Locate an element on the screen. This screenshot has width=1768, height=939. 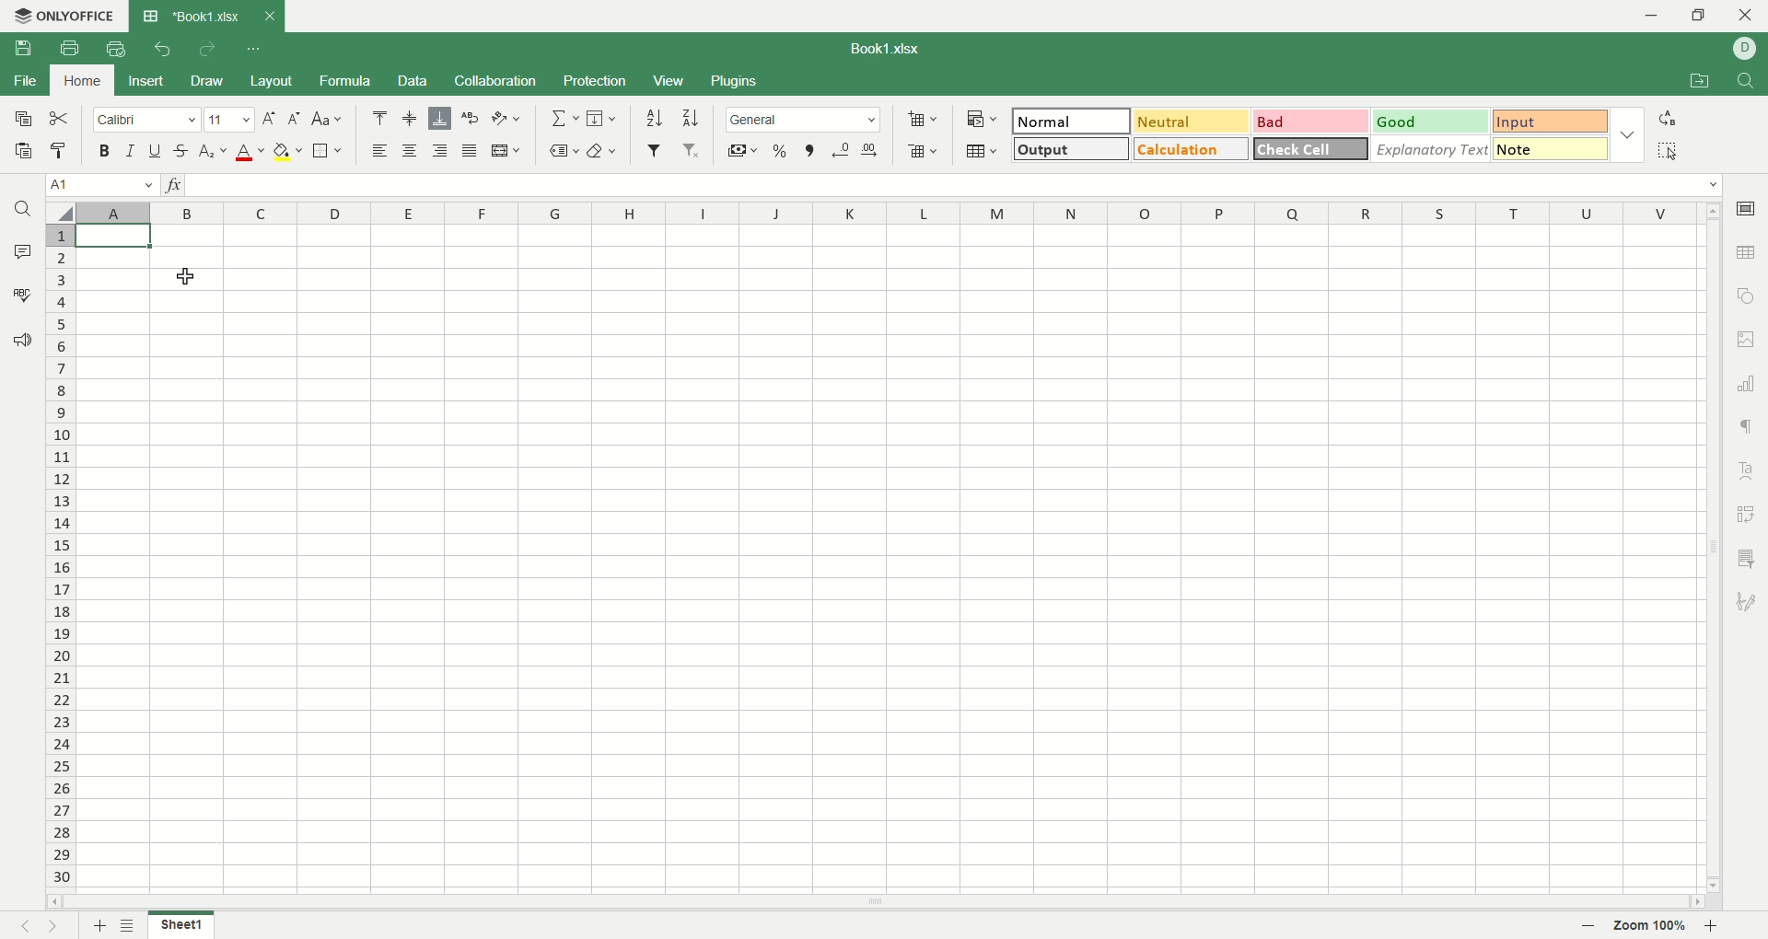
plugins is located at coordinates (735, 82).